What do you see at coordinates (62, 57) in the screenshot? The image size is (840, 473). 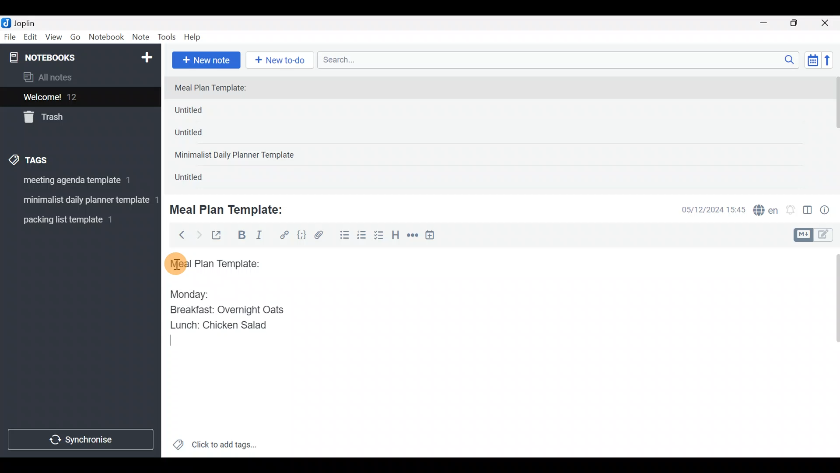 I see `Notebooks` at bounding box center [62, 57].